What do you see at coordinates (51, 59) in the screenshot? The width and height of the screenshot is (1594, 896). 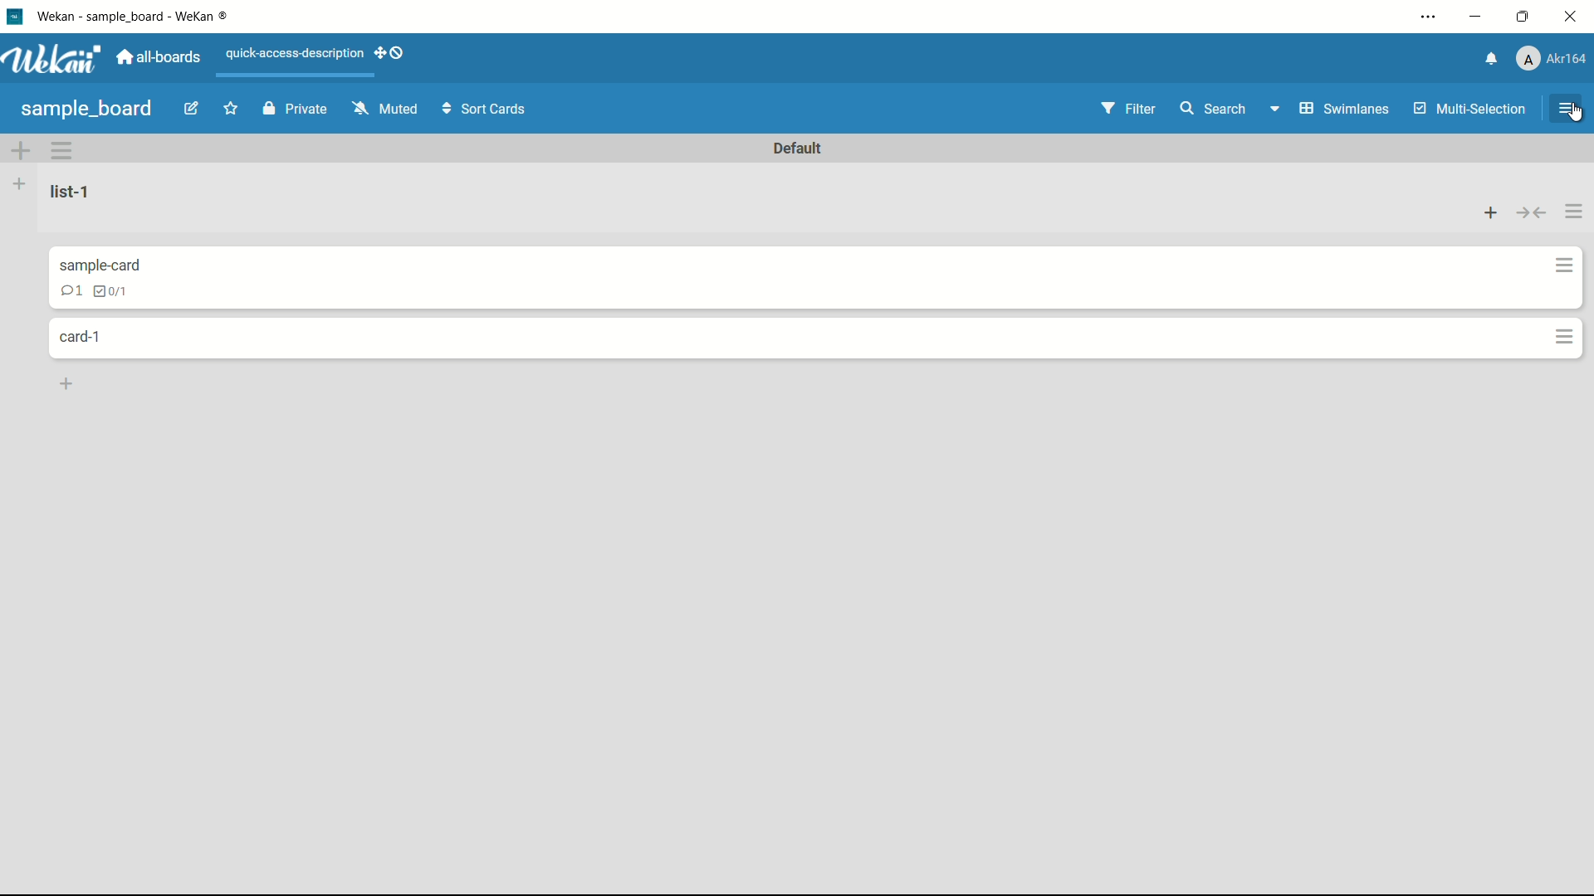 I see `app logo` at bounding box center [51, 59].